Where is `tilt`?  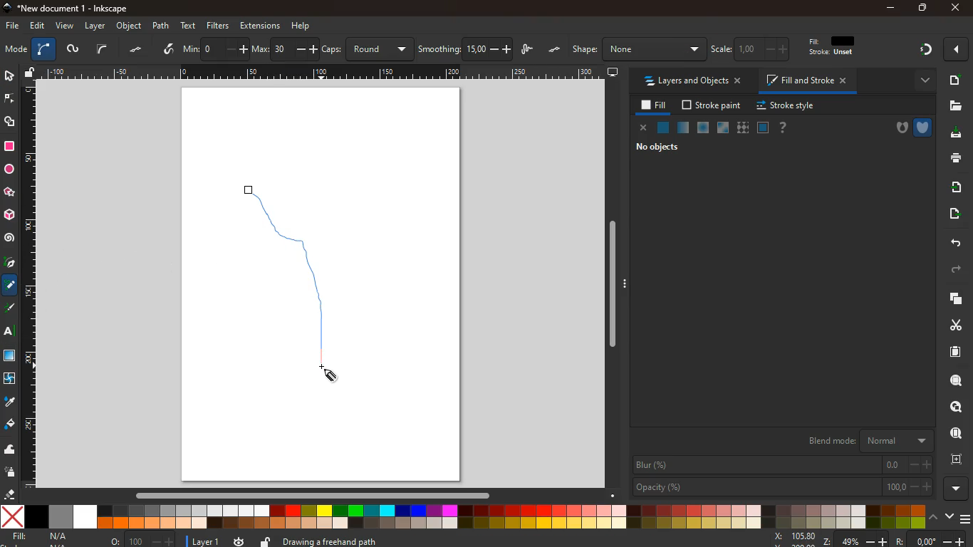 tilt is located at coordinates (167, 49).